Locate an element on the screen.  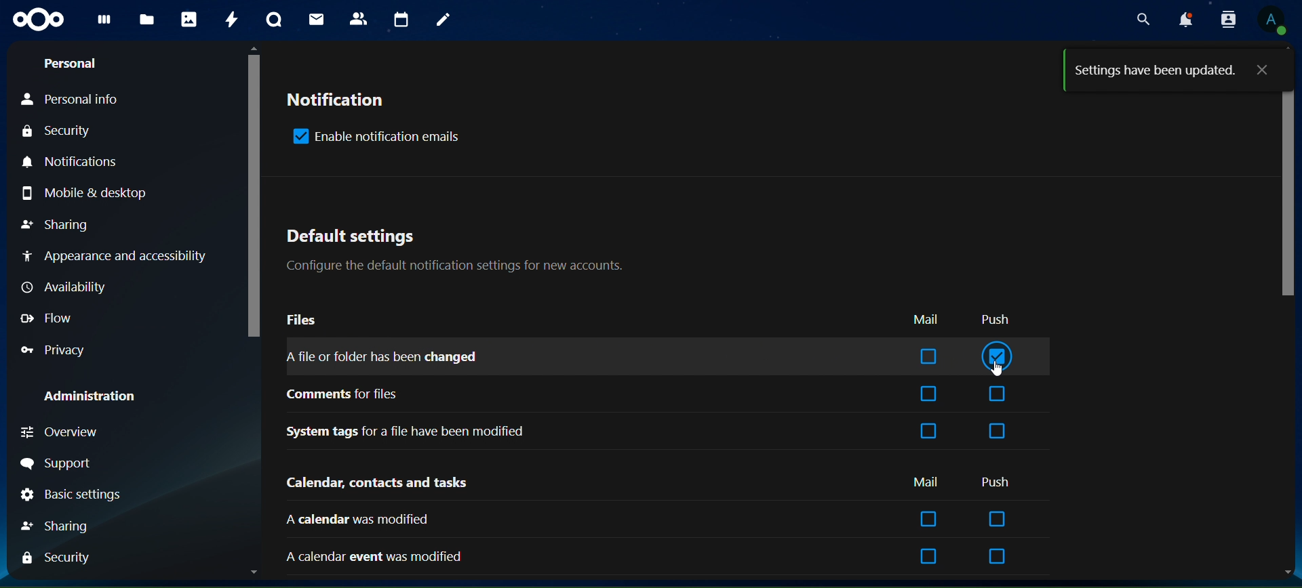
default settings configure the default notification settings for new accounts. is located at coordinates (464, 252).